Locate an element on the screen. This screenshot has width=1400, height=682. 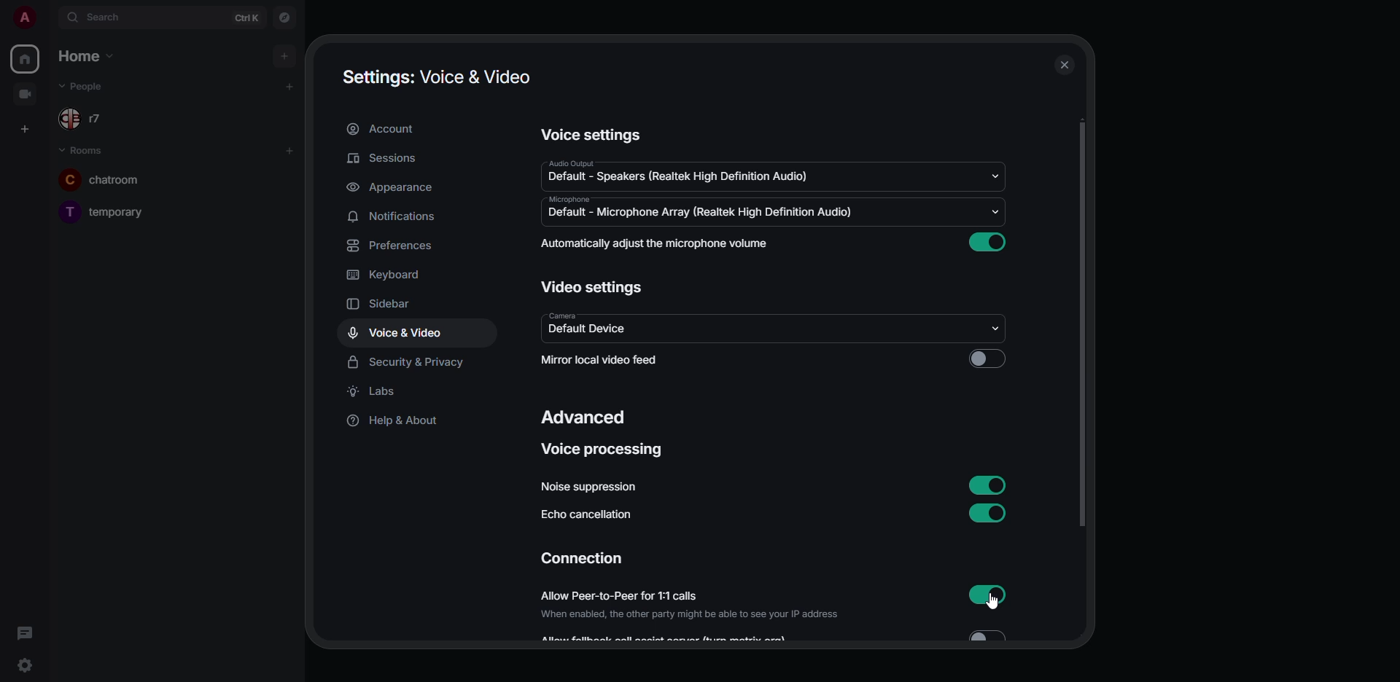
default is located at coordinates (702, 212).